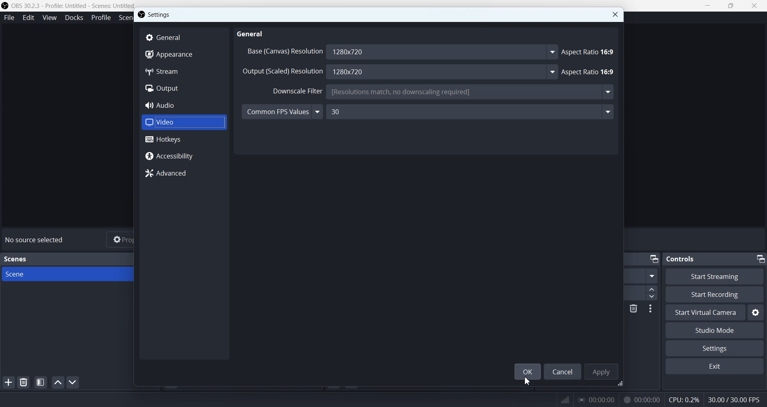 The height and width of the screenshot is (407, 767). What do you see at coordinates (684, 259) in the screenshot?
I see `Controls` at bounding box center [684, 259].